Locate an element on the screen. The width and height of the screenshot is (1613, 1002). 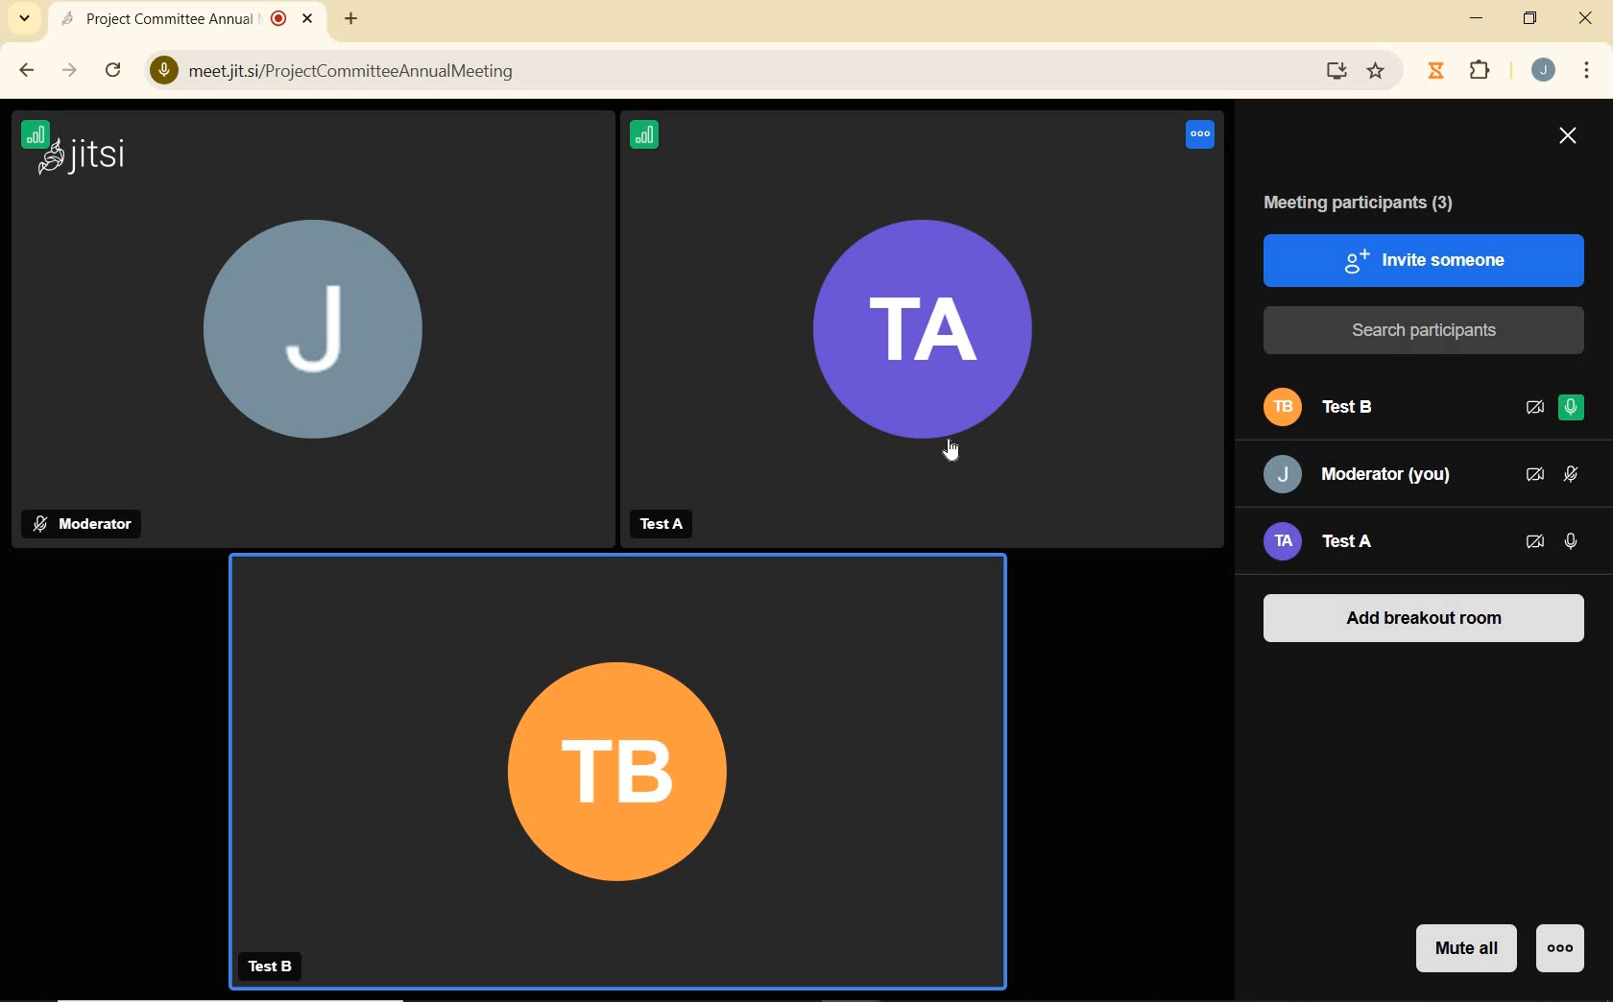
CLOSE is located at coordinates (1567, 139).